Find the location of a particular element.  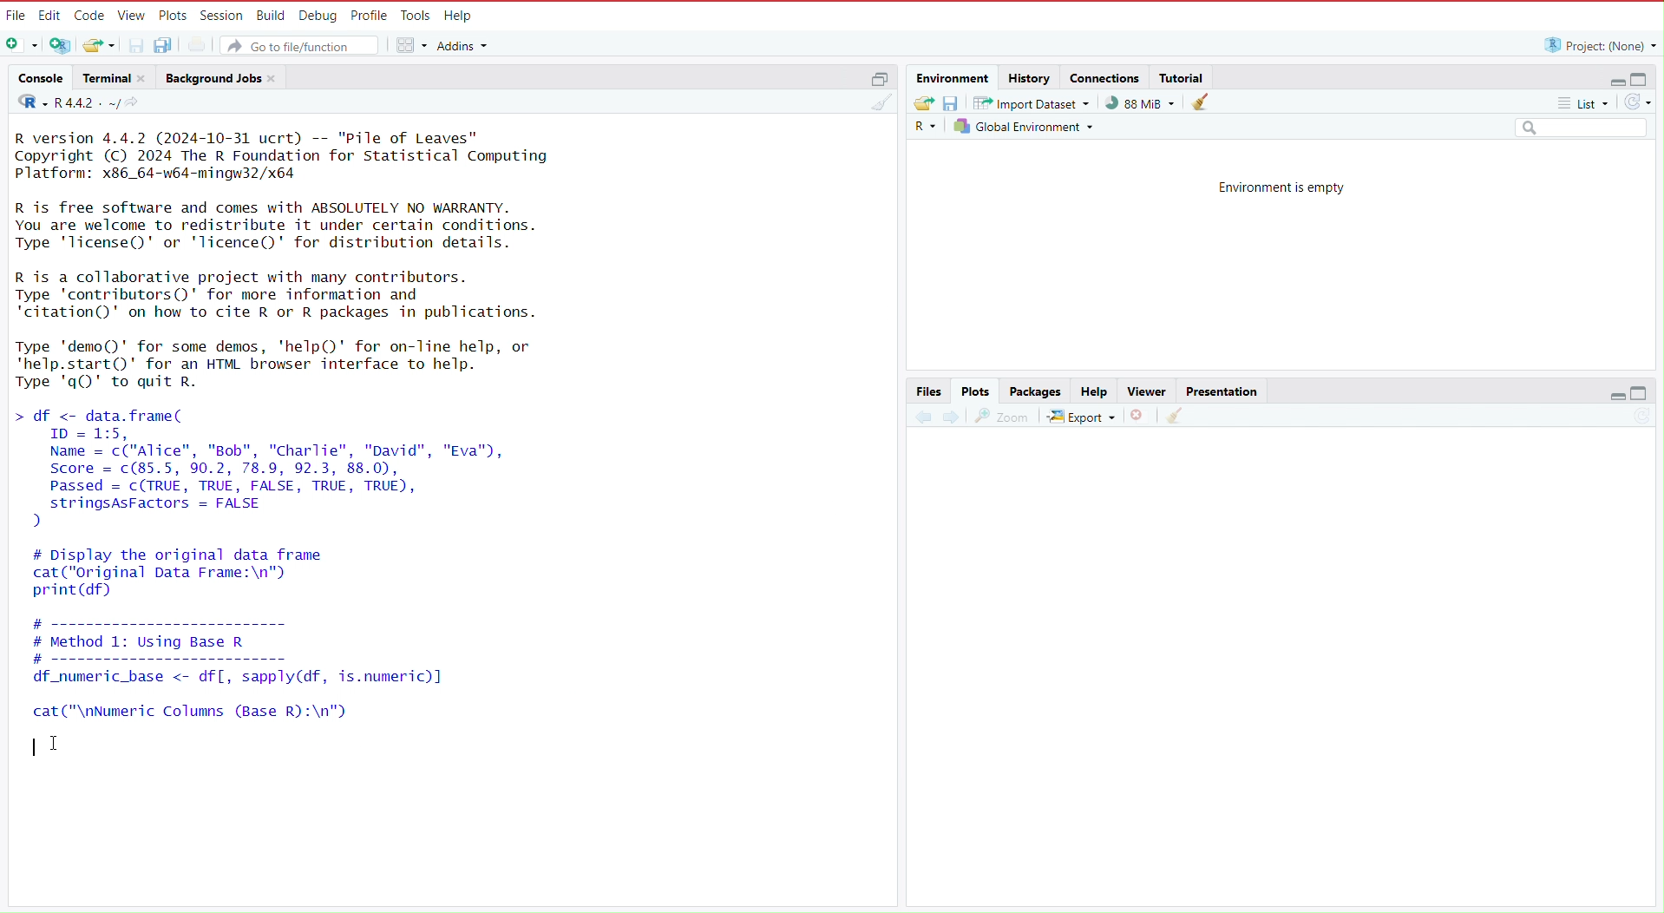

save current document is located at coordinates (136, 46).